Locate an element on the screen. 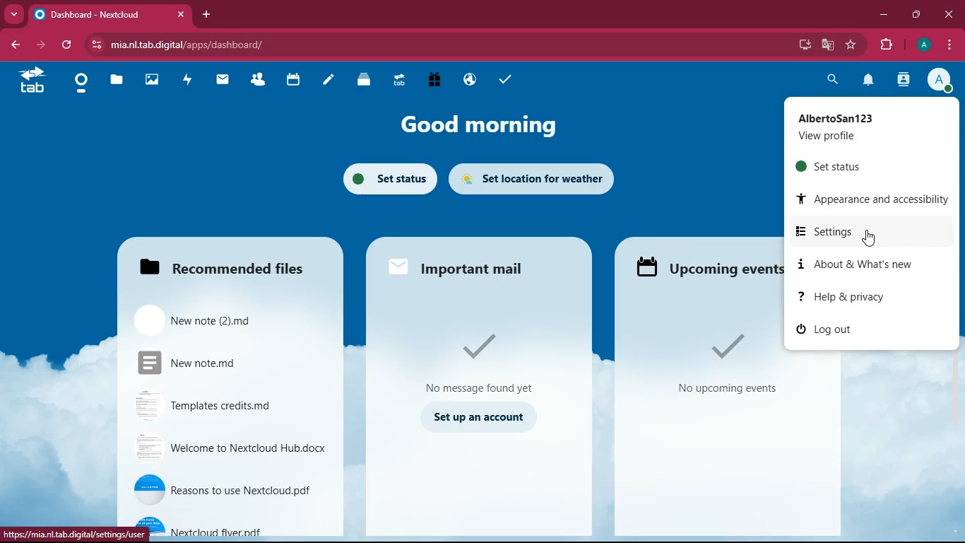 The height and width of the screenshot is (543, 965). profile is located at coordinates (940, 81).